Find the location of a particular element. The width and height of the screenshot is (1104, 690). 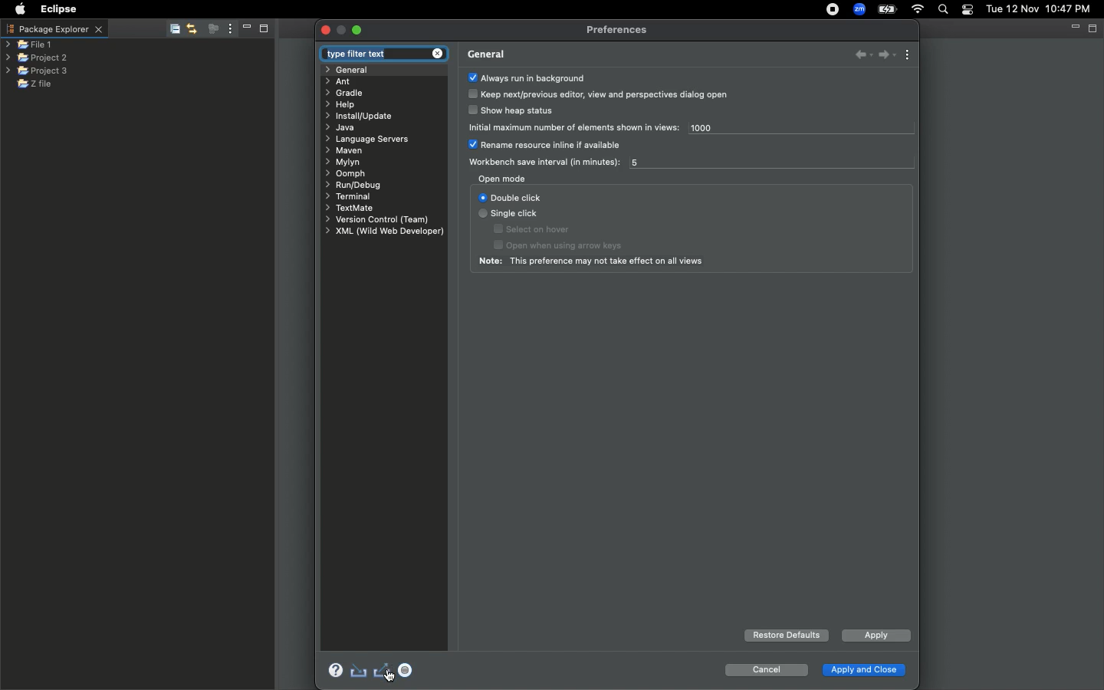

Terminal is located at coordinates (347, 196).